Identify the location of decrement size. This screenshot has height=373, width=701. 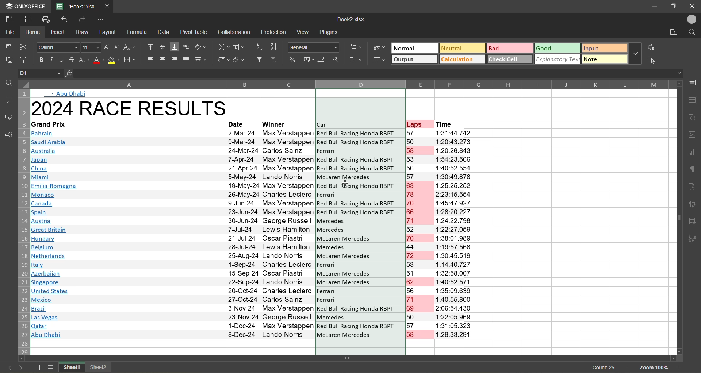
(118, 48).